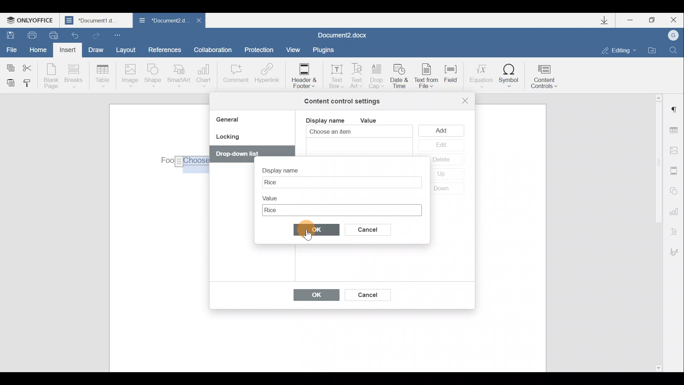 The width and height of the screenshot is (684, 385). Describe the element at coordinates (261, 51) in the screenshot. I see `Protection` at that location.